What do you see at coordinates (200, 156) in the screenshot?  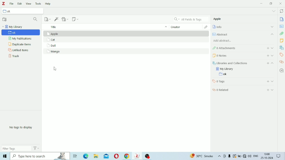 I see `` at bounding box center [200, 156].